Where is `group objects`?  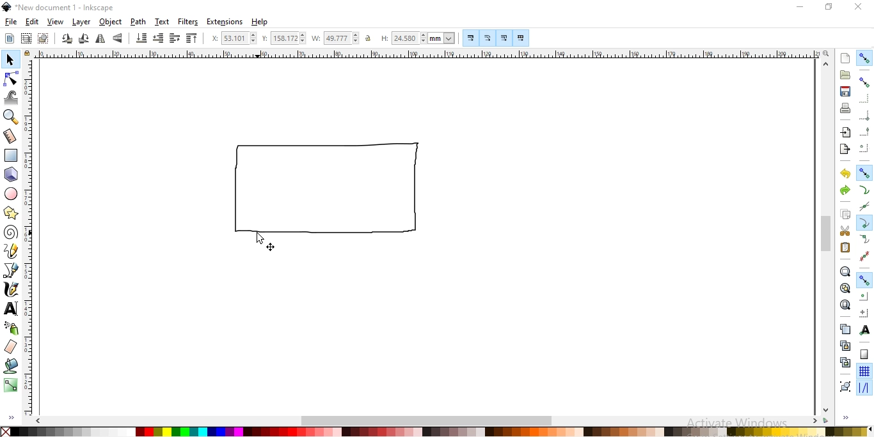 group objects is located at coordinates (845, 386).